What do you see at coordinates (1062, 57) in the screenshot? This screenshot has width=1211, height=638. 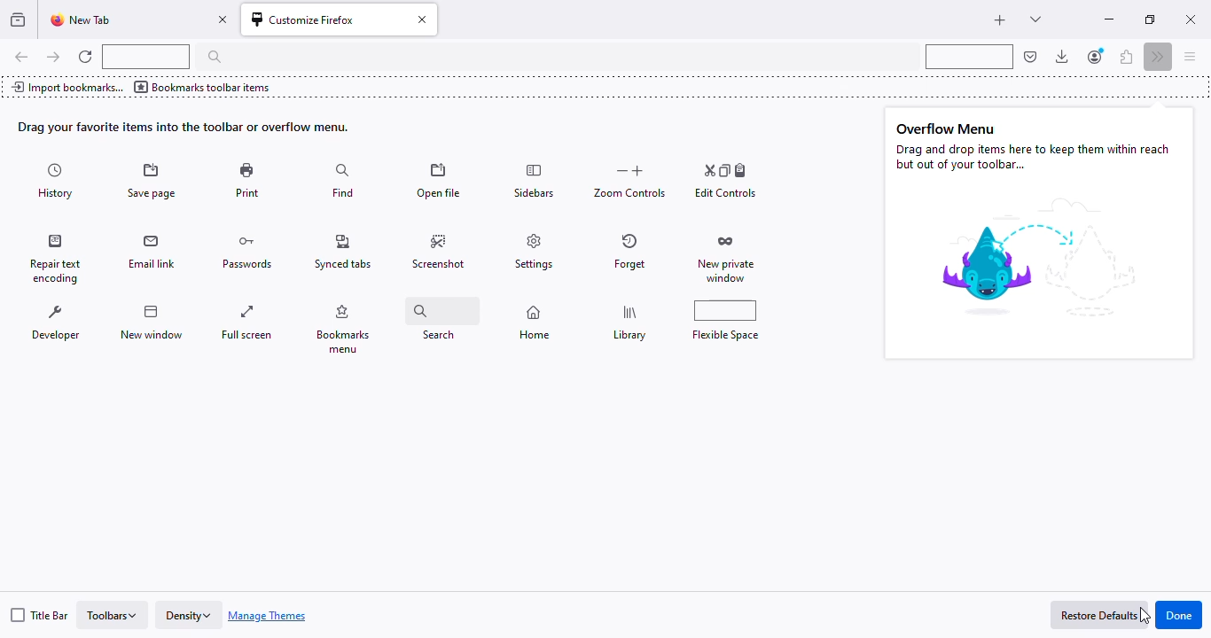 I see `downloads` at bounding box center [1062, 57].